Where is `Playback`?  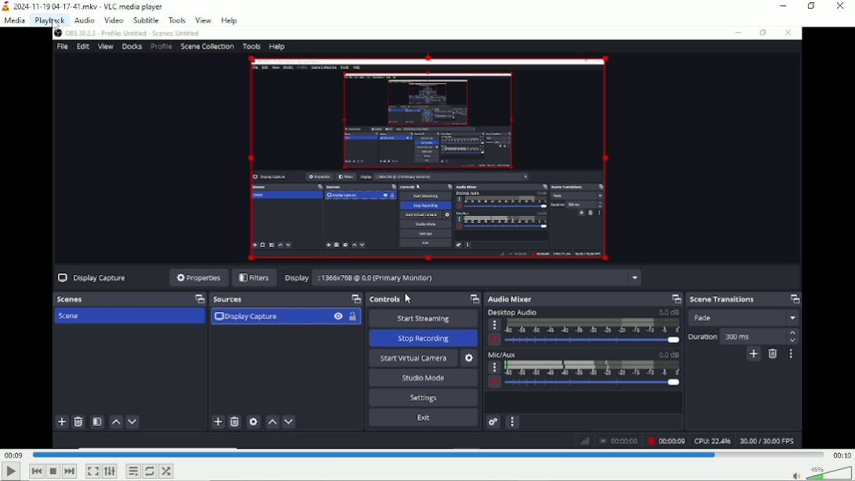
Playback is located at coordinates (49, 20).